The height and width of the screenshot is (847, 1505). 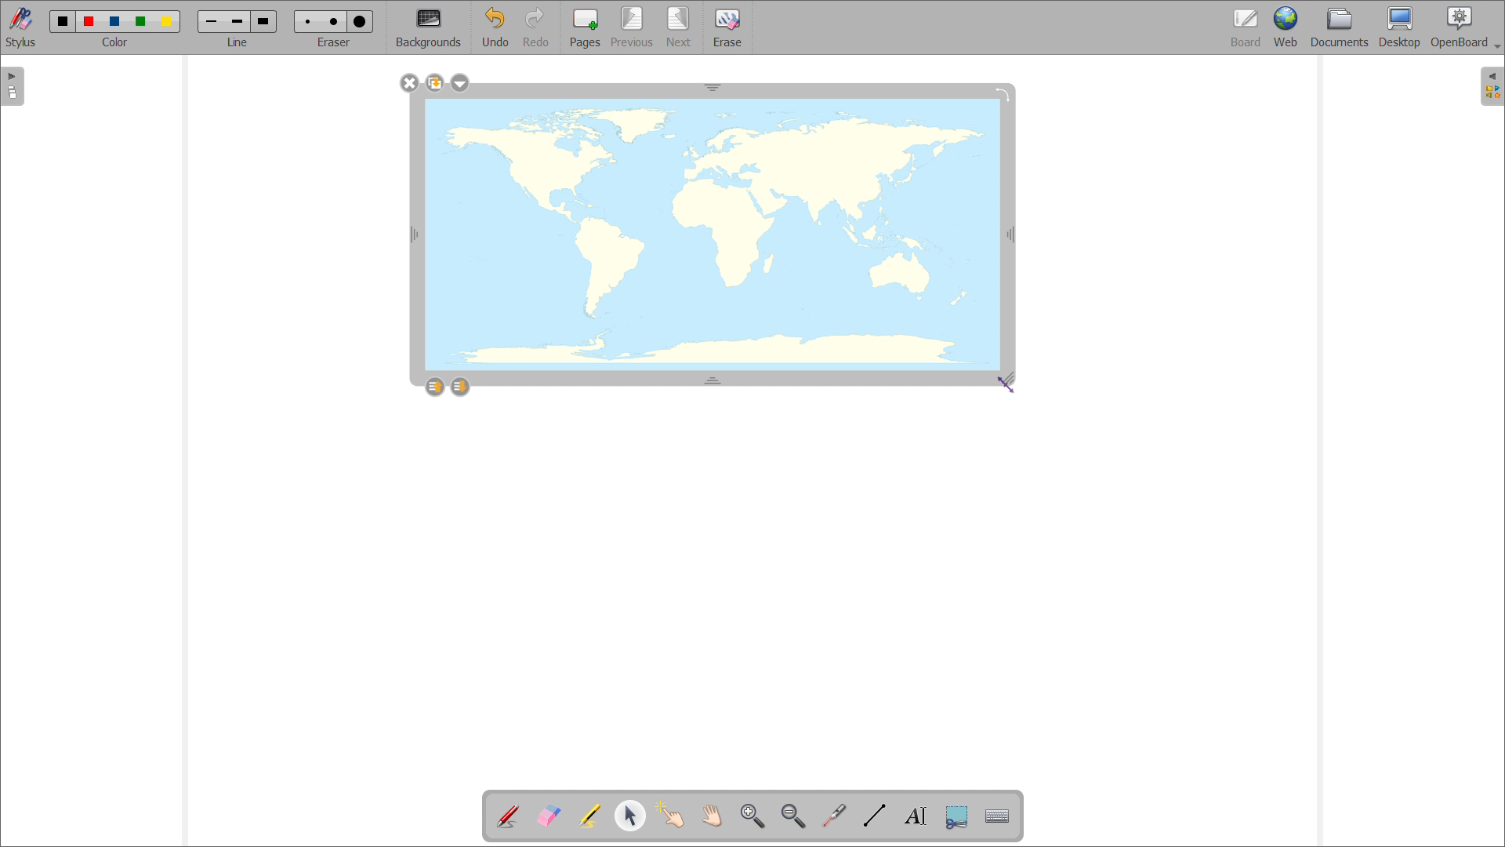 What do you see at coordinates (265, 21) in the screenshot?
I see `large` at bounding box center [265, 21].